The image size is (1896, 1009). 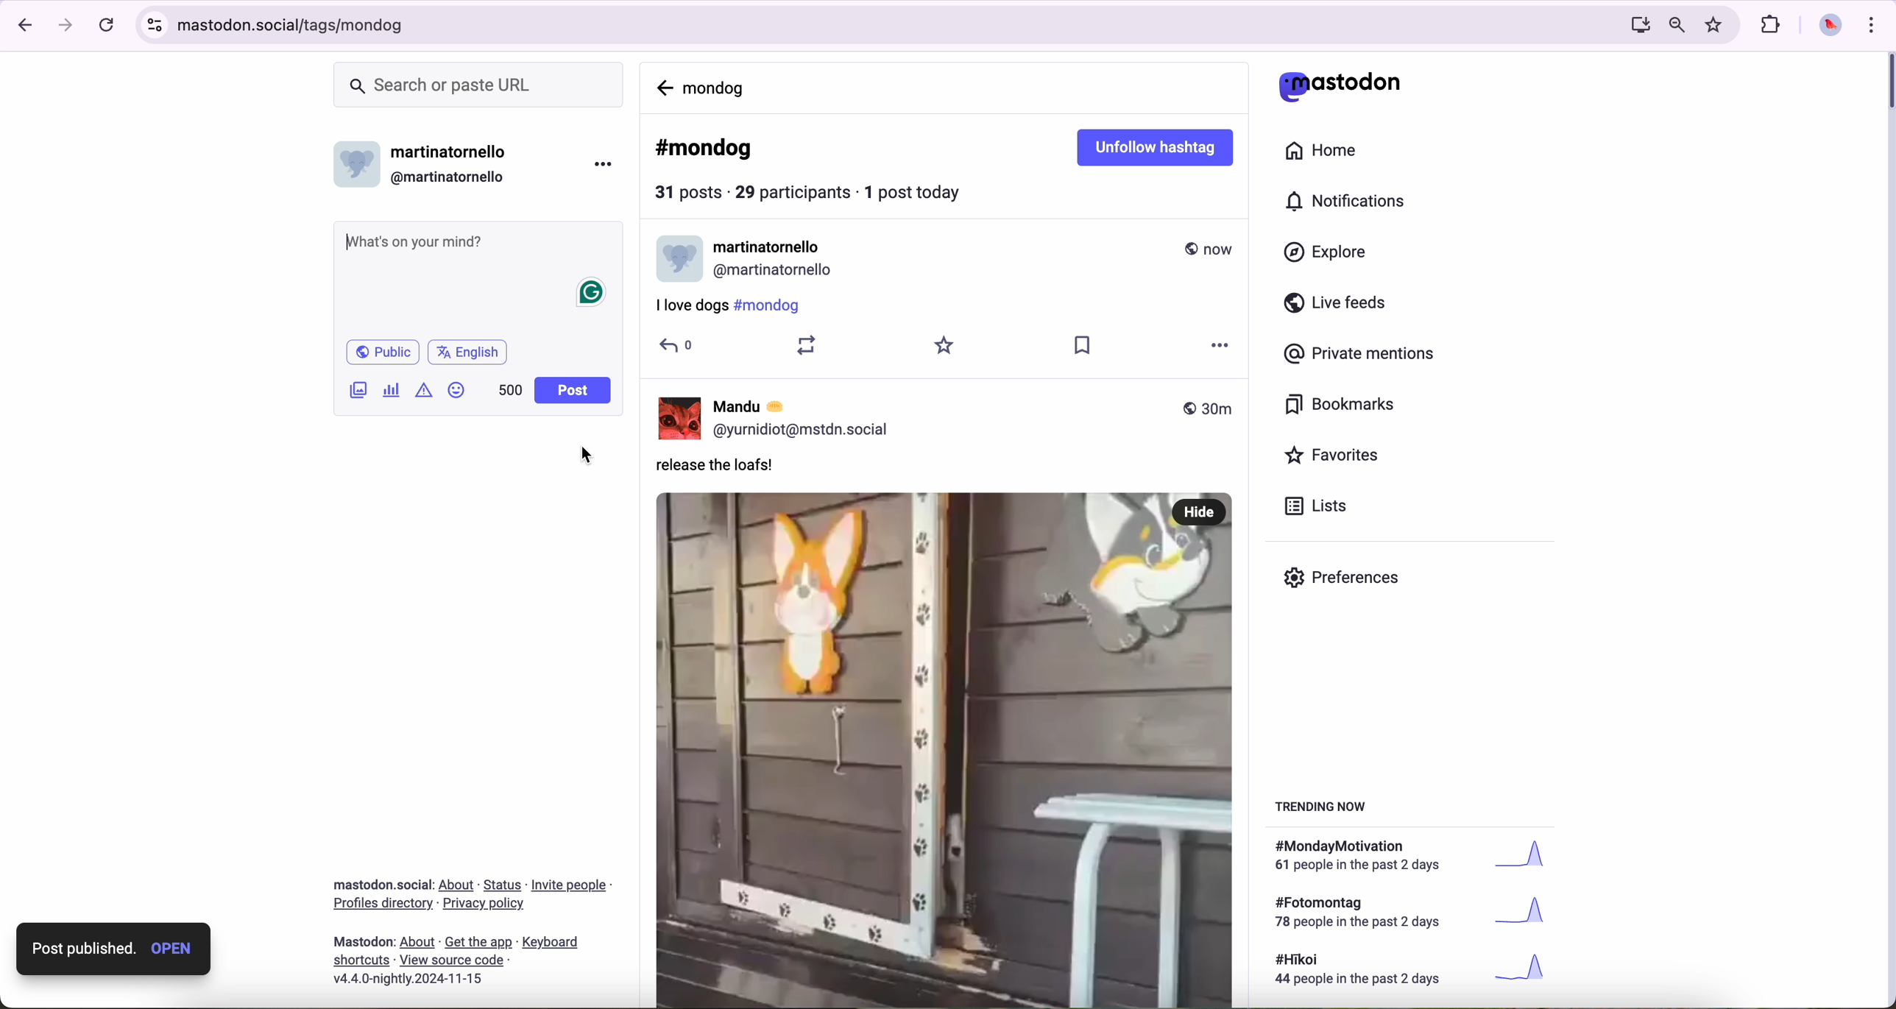 I want to click on favorites, so click(x=1716, y=24).